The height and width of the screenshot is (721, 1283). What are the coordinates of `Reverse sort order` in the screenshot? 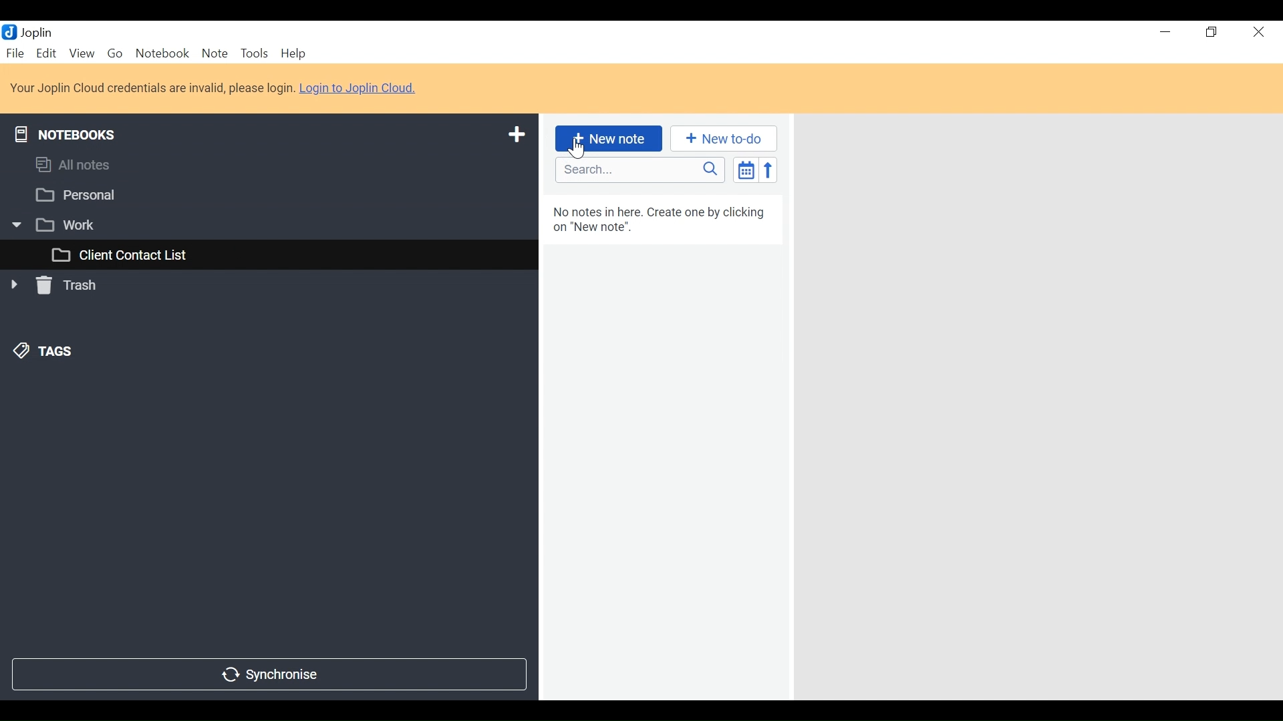 It's located at (767, 170).